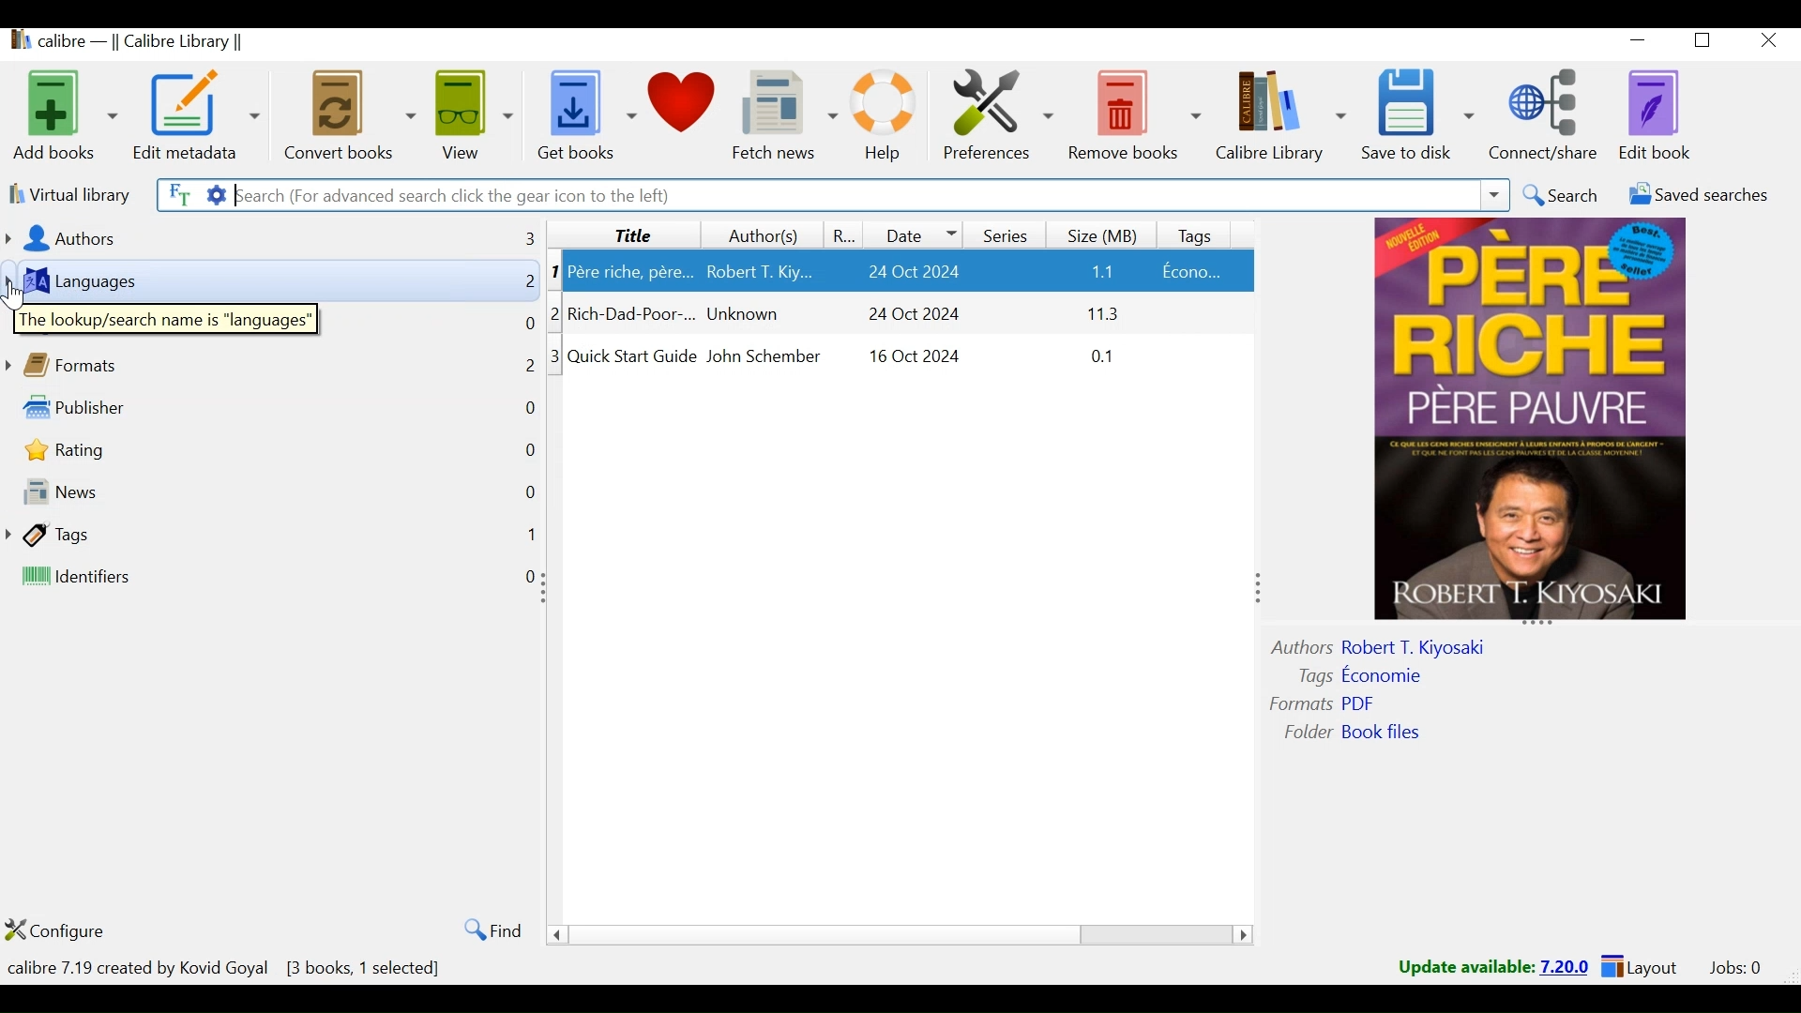  Describe the element at coordinates (111, 448) in the screenshot. I see `Rating` at that location.